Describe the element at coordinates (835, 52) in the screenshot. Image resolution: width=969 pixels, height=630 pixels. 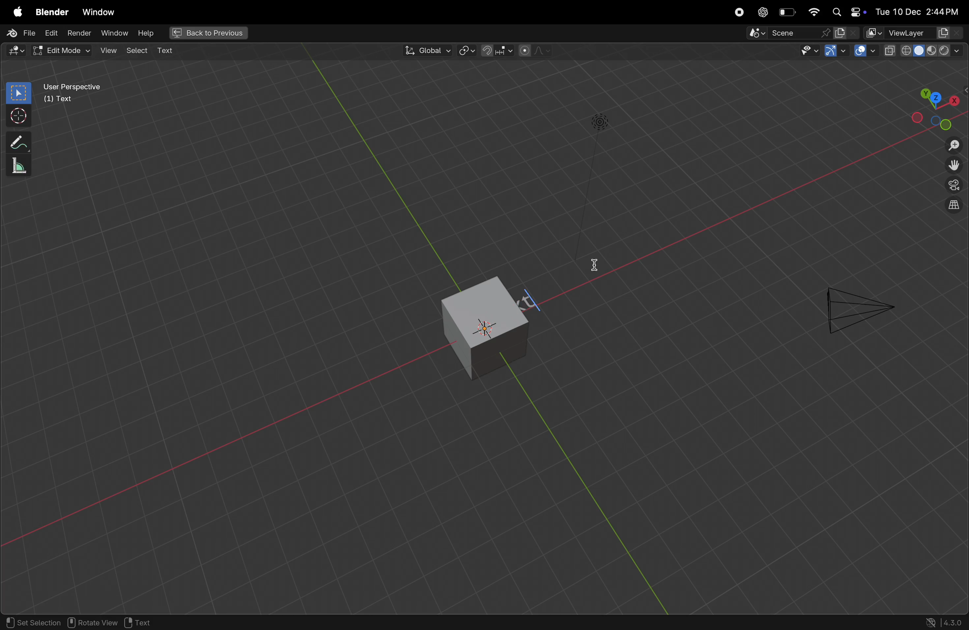
I see `show gimzo` at that location.